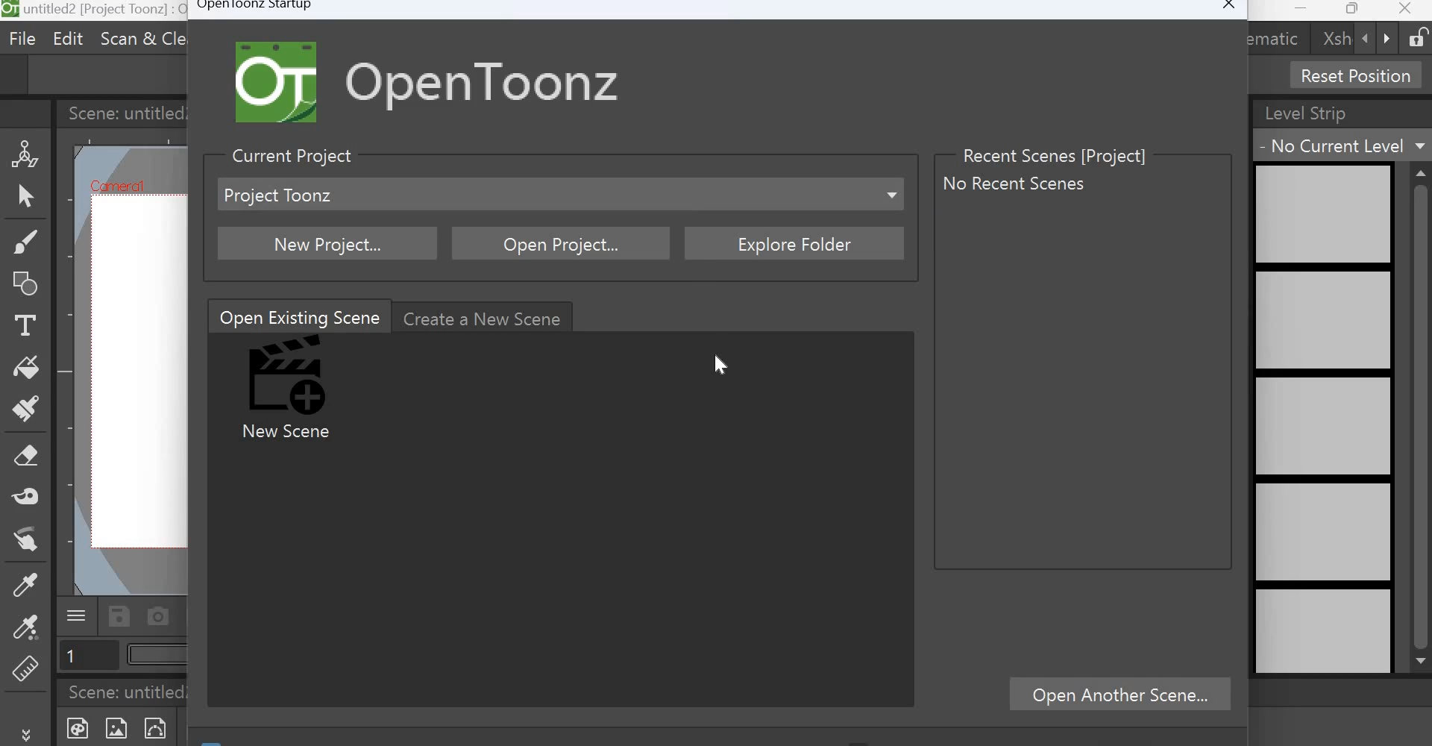 This screenshot has width=1432, height=746. I want to click on Cafniercil, so click(114, 185).